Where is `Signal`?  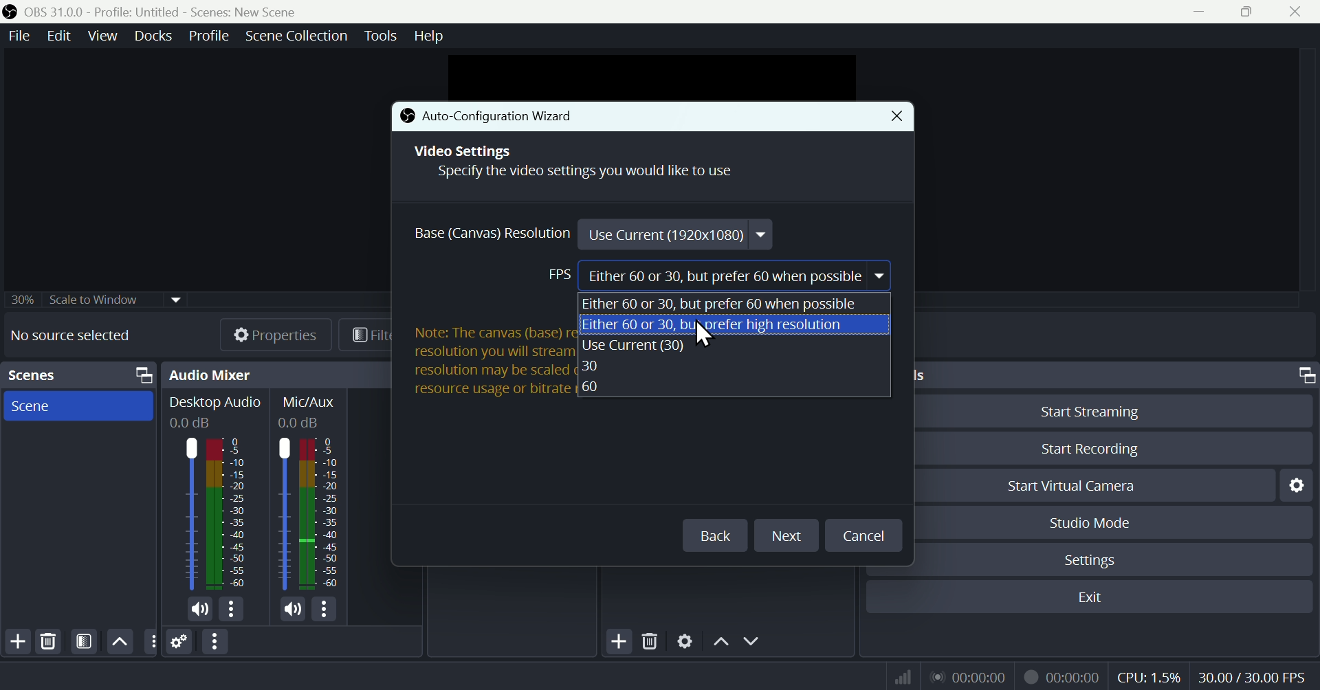 Signal is located at coordinates (898, 676).